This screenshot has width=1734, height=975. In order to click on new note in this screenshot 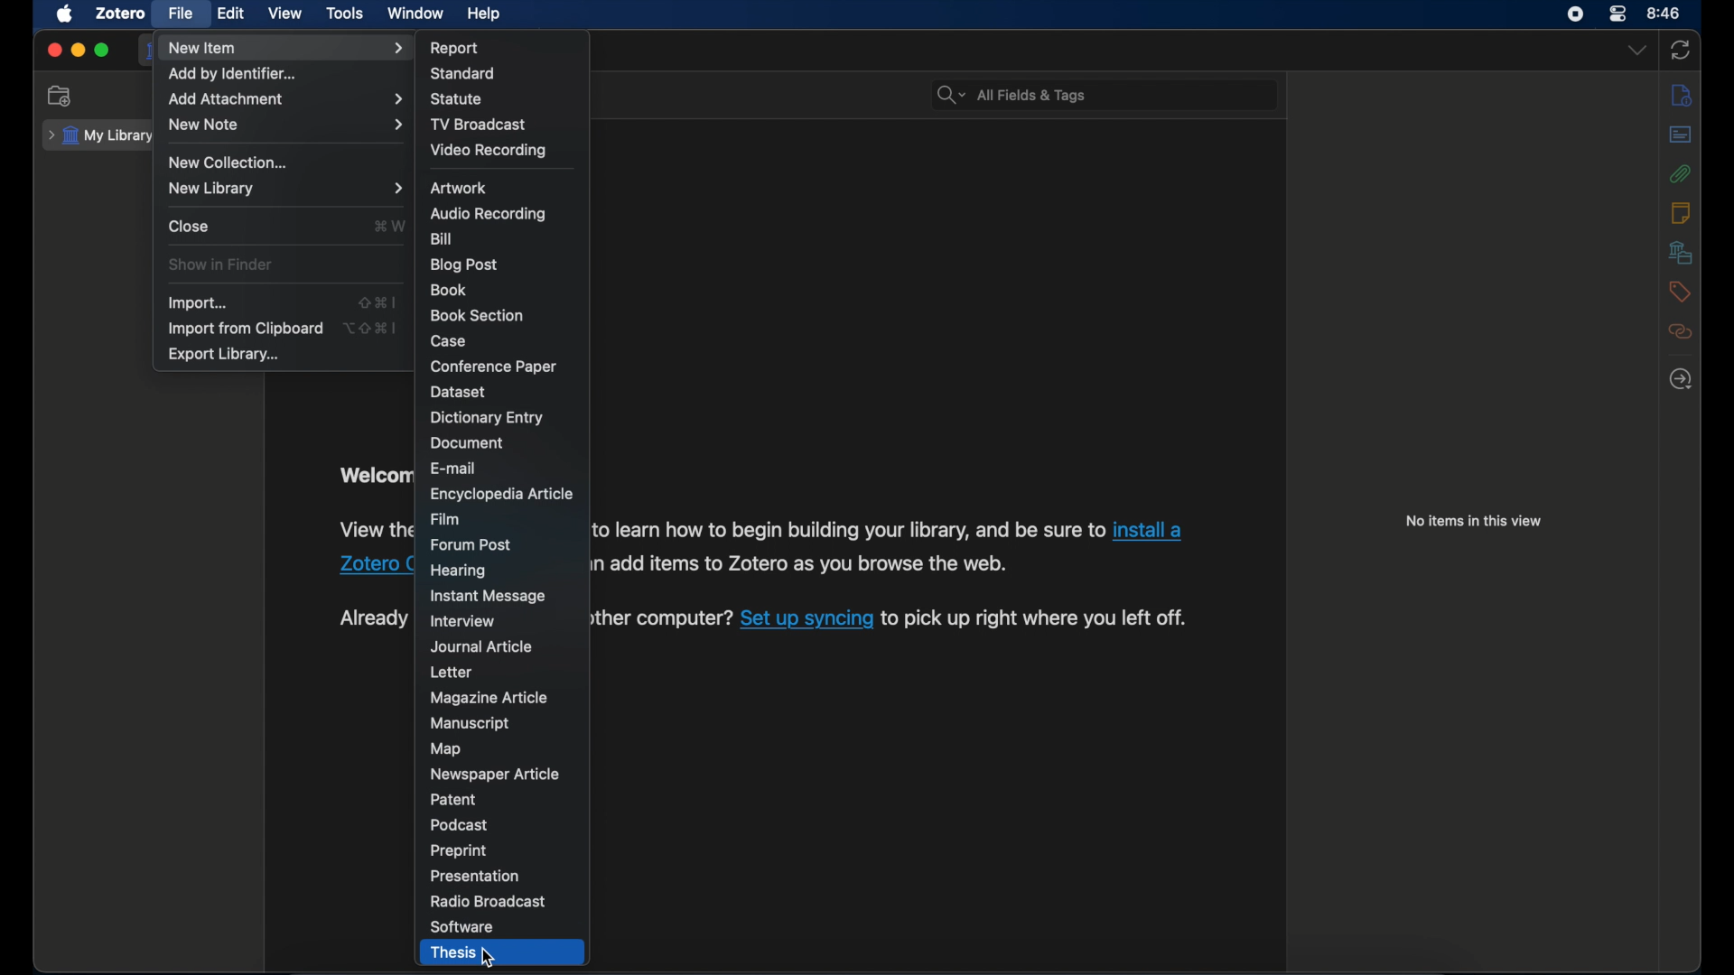, I will do `click(284, 125)`.